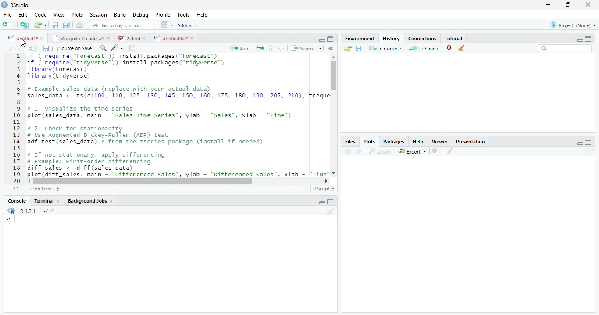 The image size is (599, 315). Describe the element at coordinates (23, 14) in the screenshot. I see `Edit` at that location.